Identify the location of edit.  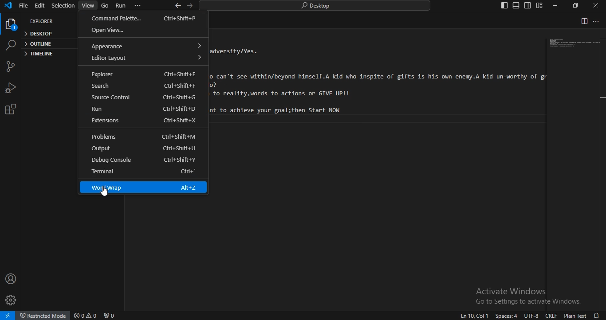
(39, 6).